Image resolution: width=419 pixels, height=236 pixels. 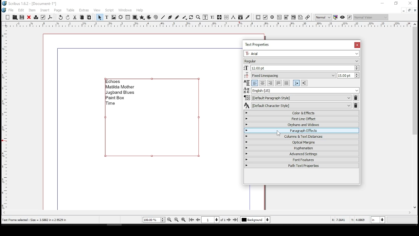 I want to click on preview mode, so click(x=342, y=17).